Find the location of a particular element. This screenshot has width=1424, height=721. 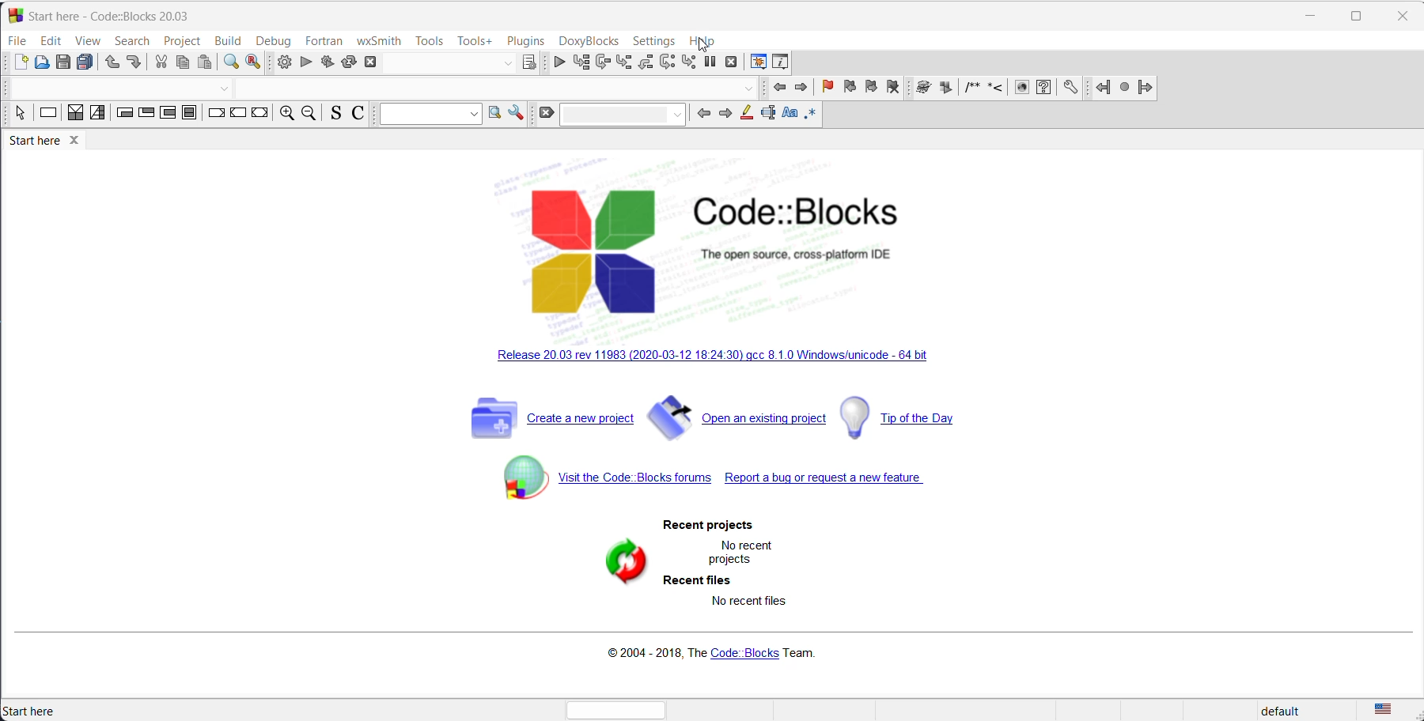

file title is located at coordinates (106, 15).